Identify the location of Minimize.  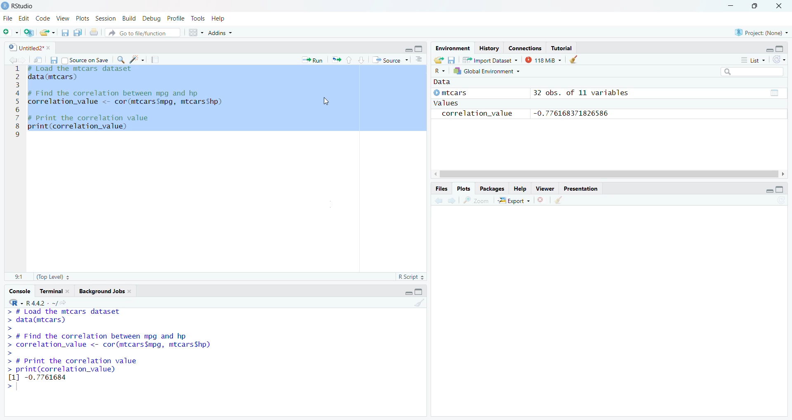
(769, 50).